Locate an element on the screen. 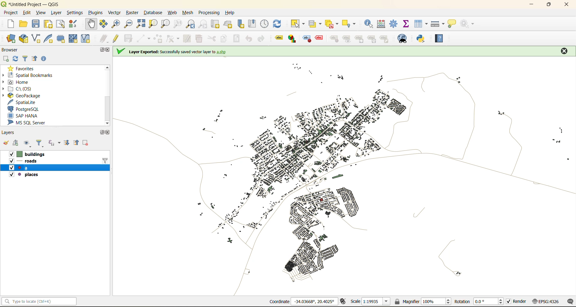  pan map is located at coordinates (92, 24).